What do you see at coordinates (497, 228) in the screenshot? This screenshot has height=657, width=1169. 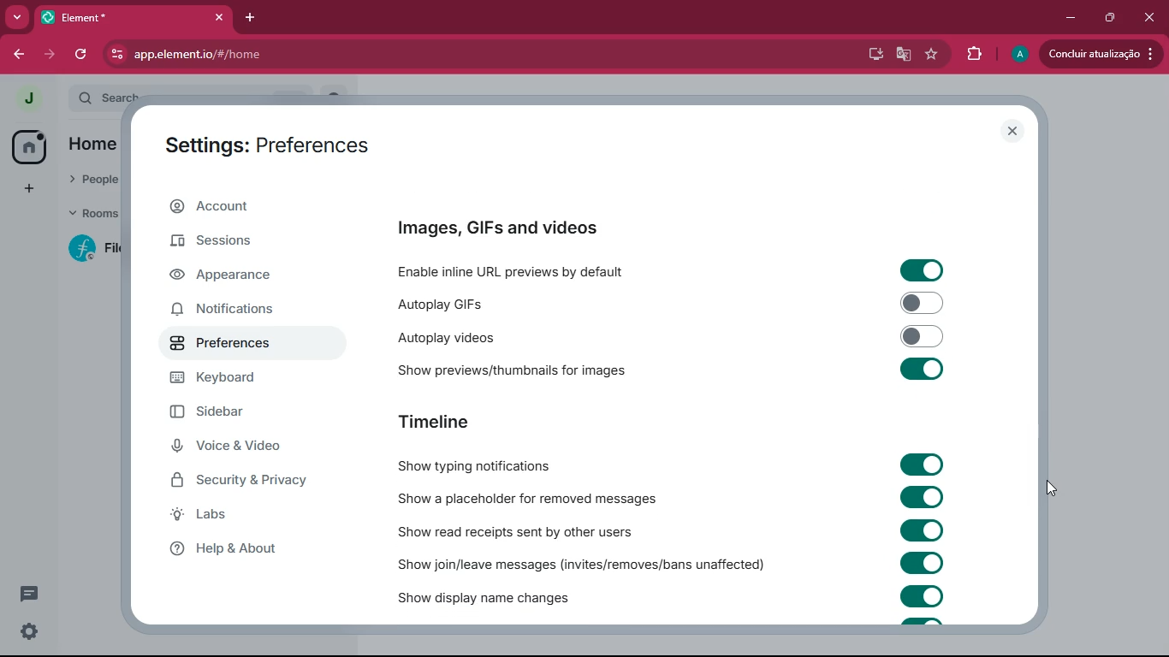 I see `images, GIFs and videos` at bounding box center [497, 228].